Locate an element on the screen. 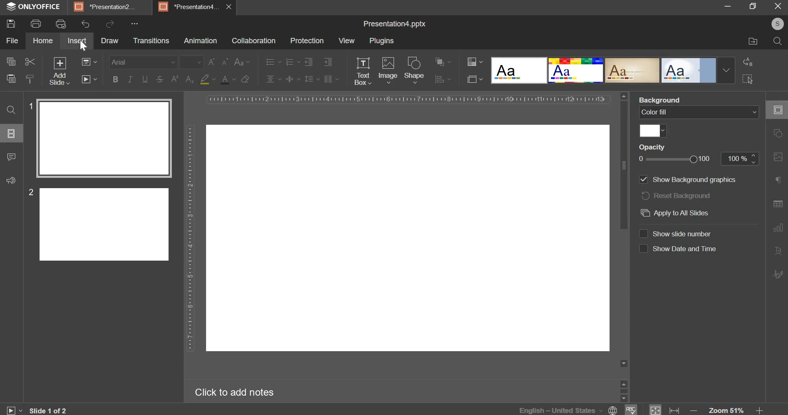 This screenshot has width=788, height=415. search is located at coordinates (9, 109).